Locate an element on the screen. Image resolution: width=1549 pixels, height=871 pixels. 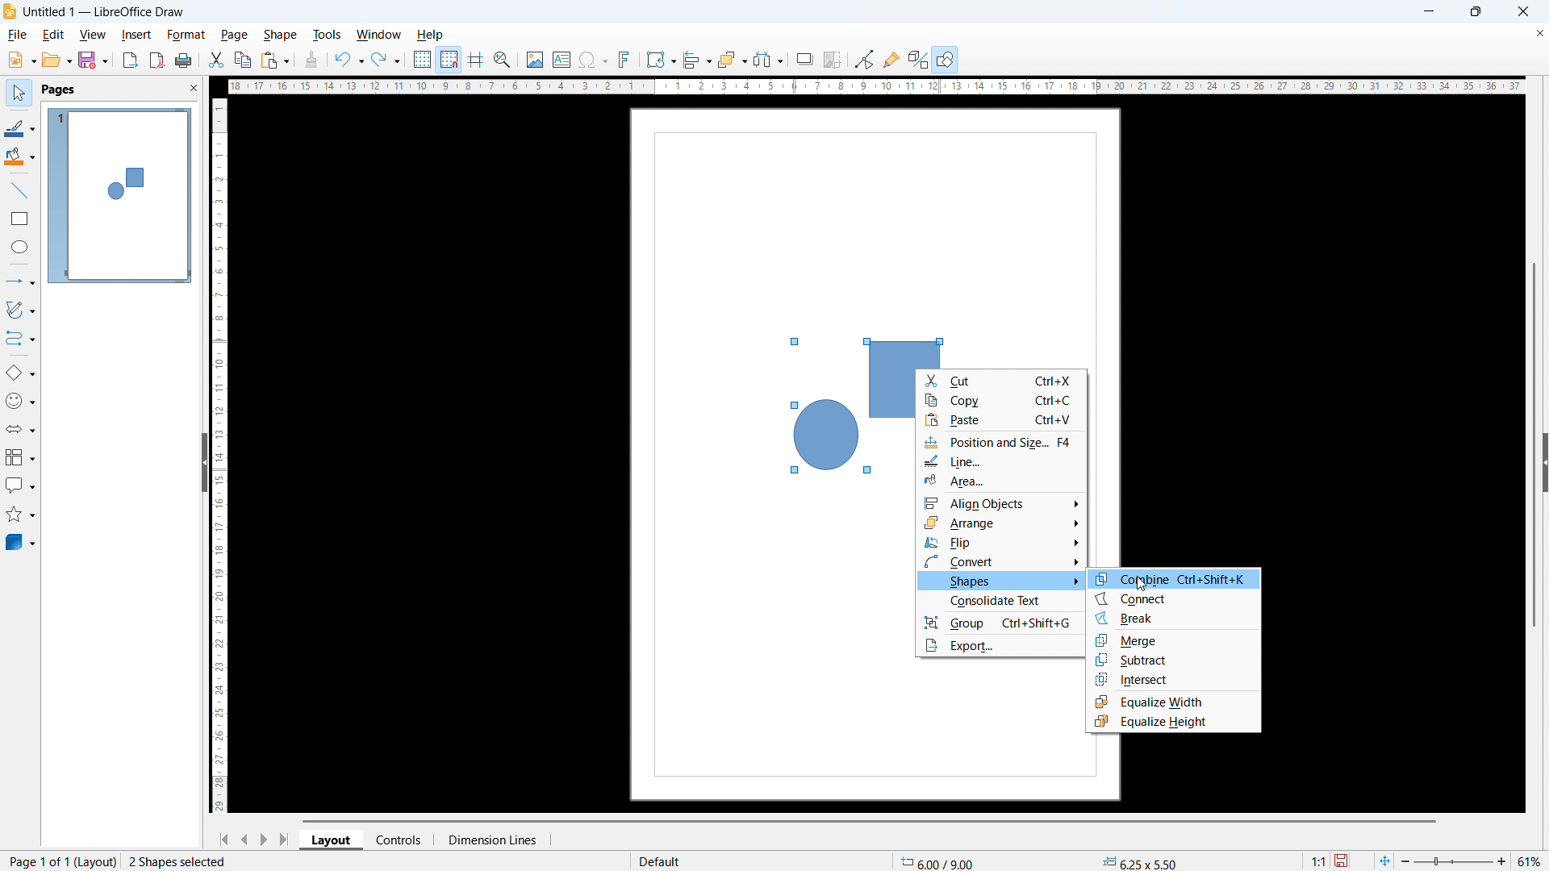
view is located at coordinates (93, 35).